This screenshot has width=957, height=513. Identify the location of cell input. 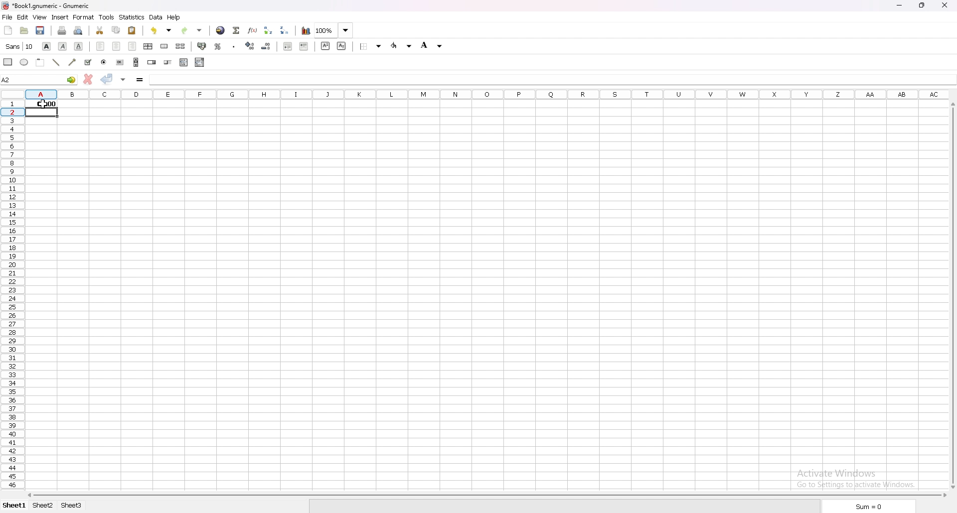
(168, 79).